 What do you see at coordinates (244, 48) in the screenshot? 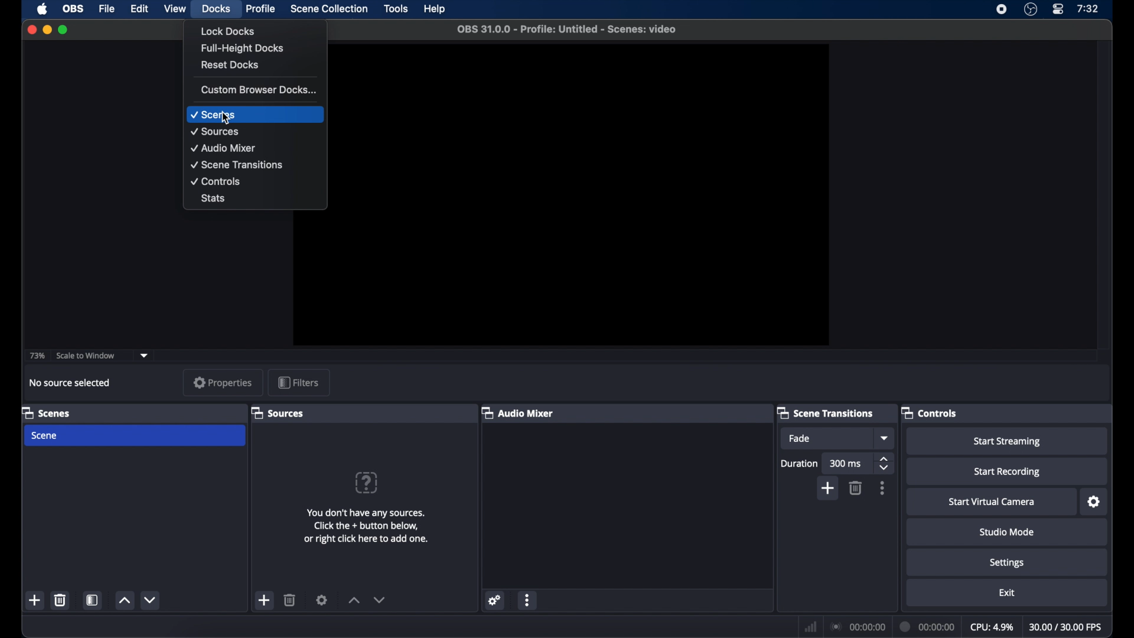
I see `full-height docks` at bounding box center [244, 48].